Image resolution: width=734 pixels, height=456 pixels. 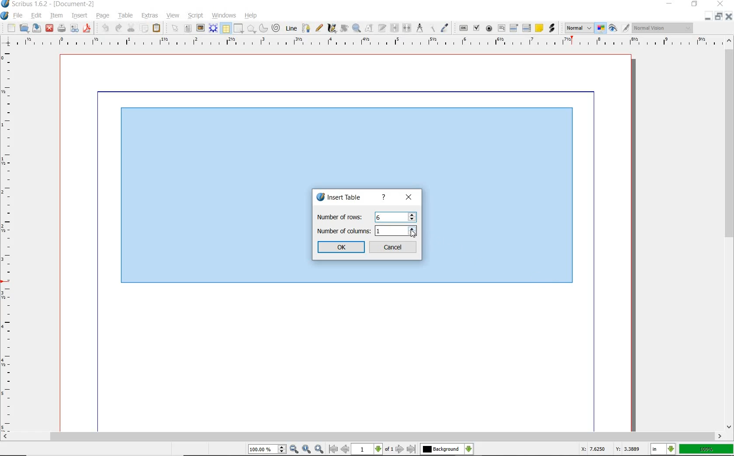 I want to click on scrollbar, so click(x=367, y=437).